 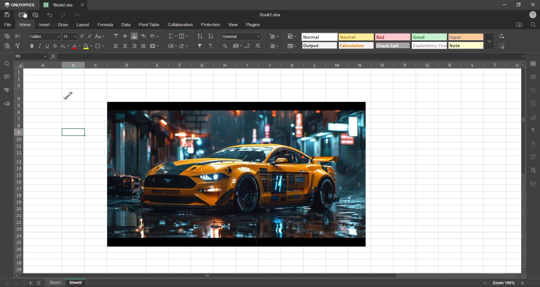 What do you see at coordinates (533, 156) in the screenshot?
I see `pivot table` at bounding box center [533, 156].